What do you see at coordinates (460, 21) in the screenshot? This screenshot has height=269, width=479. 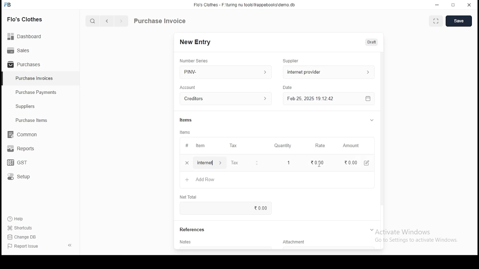 I see `create` at bounding box center [460, 21].